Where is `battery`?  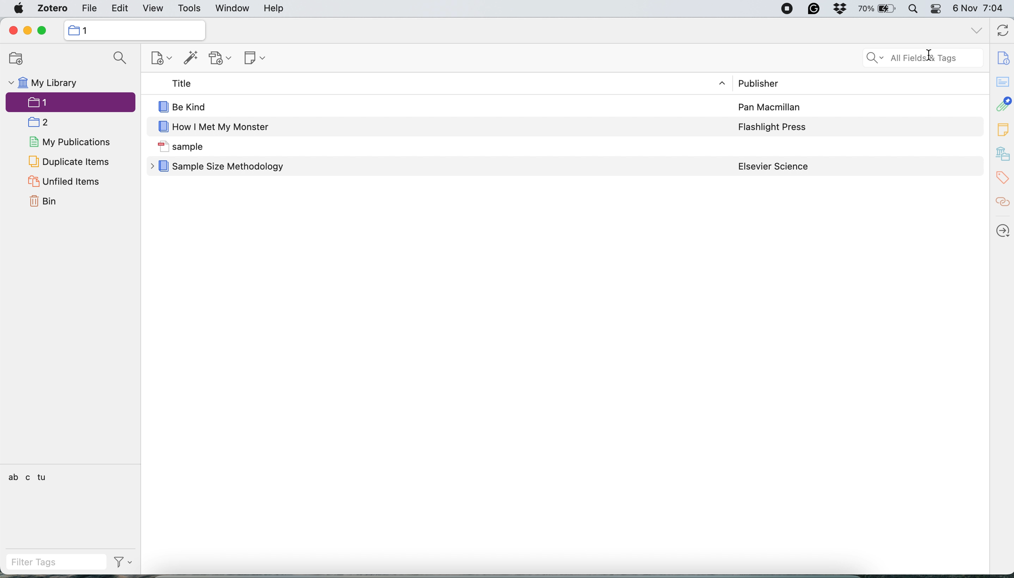 battery is located at coordinates (880, 9).